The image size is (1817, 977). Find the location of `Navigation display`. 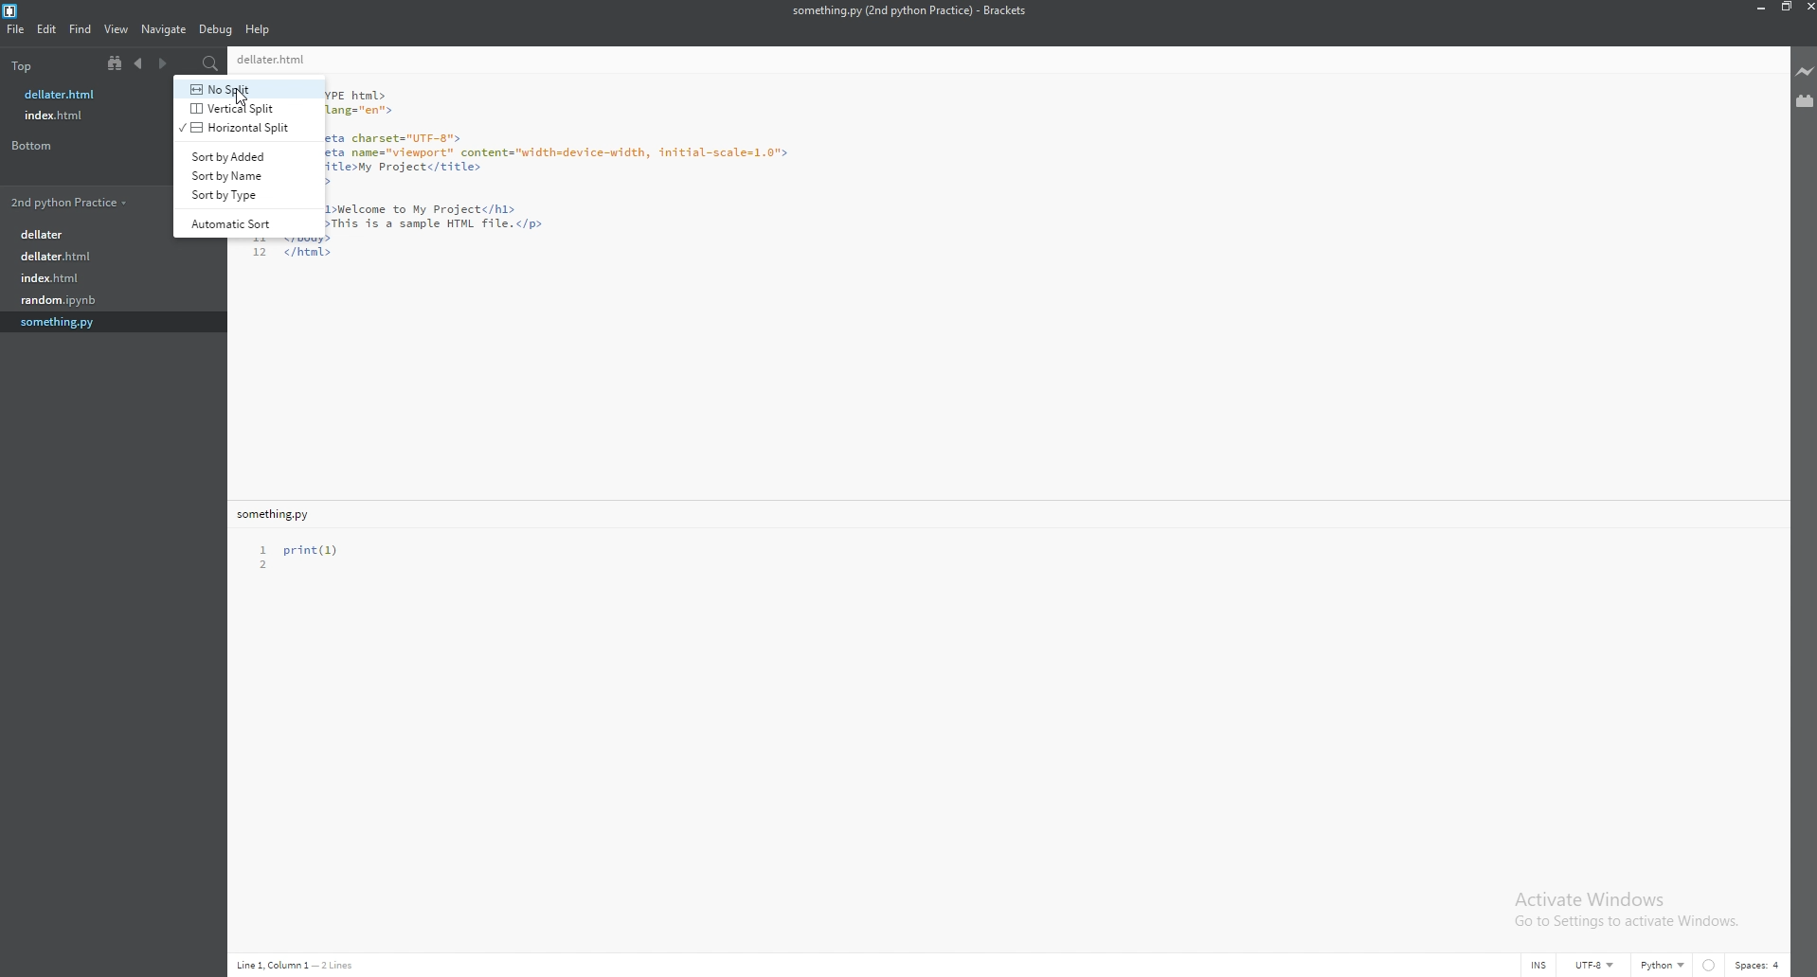

Navigation display is located at coordinates (301, 965).